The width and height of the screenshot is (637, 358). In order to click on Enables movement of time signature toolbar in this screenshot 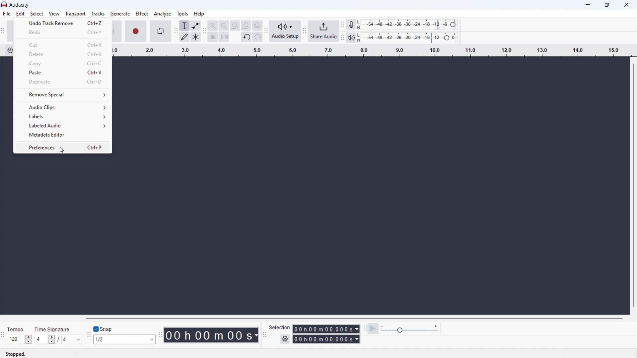, I will do `click(2, 335)`.